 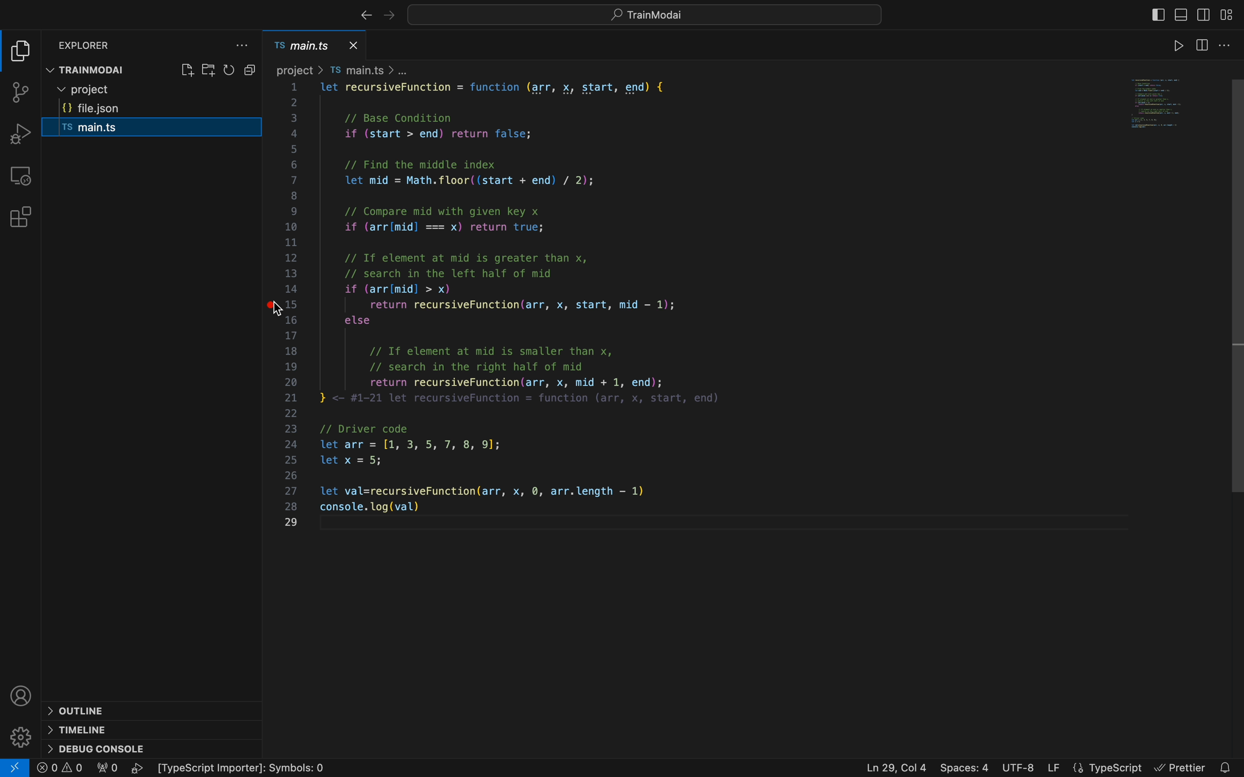 I want to click on LF, so click(x=1050, y=766).